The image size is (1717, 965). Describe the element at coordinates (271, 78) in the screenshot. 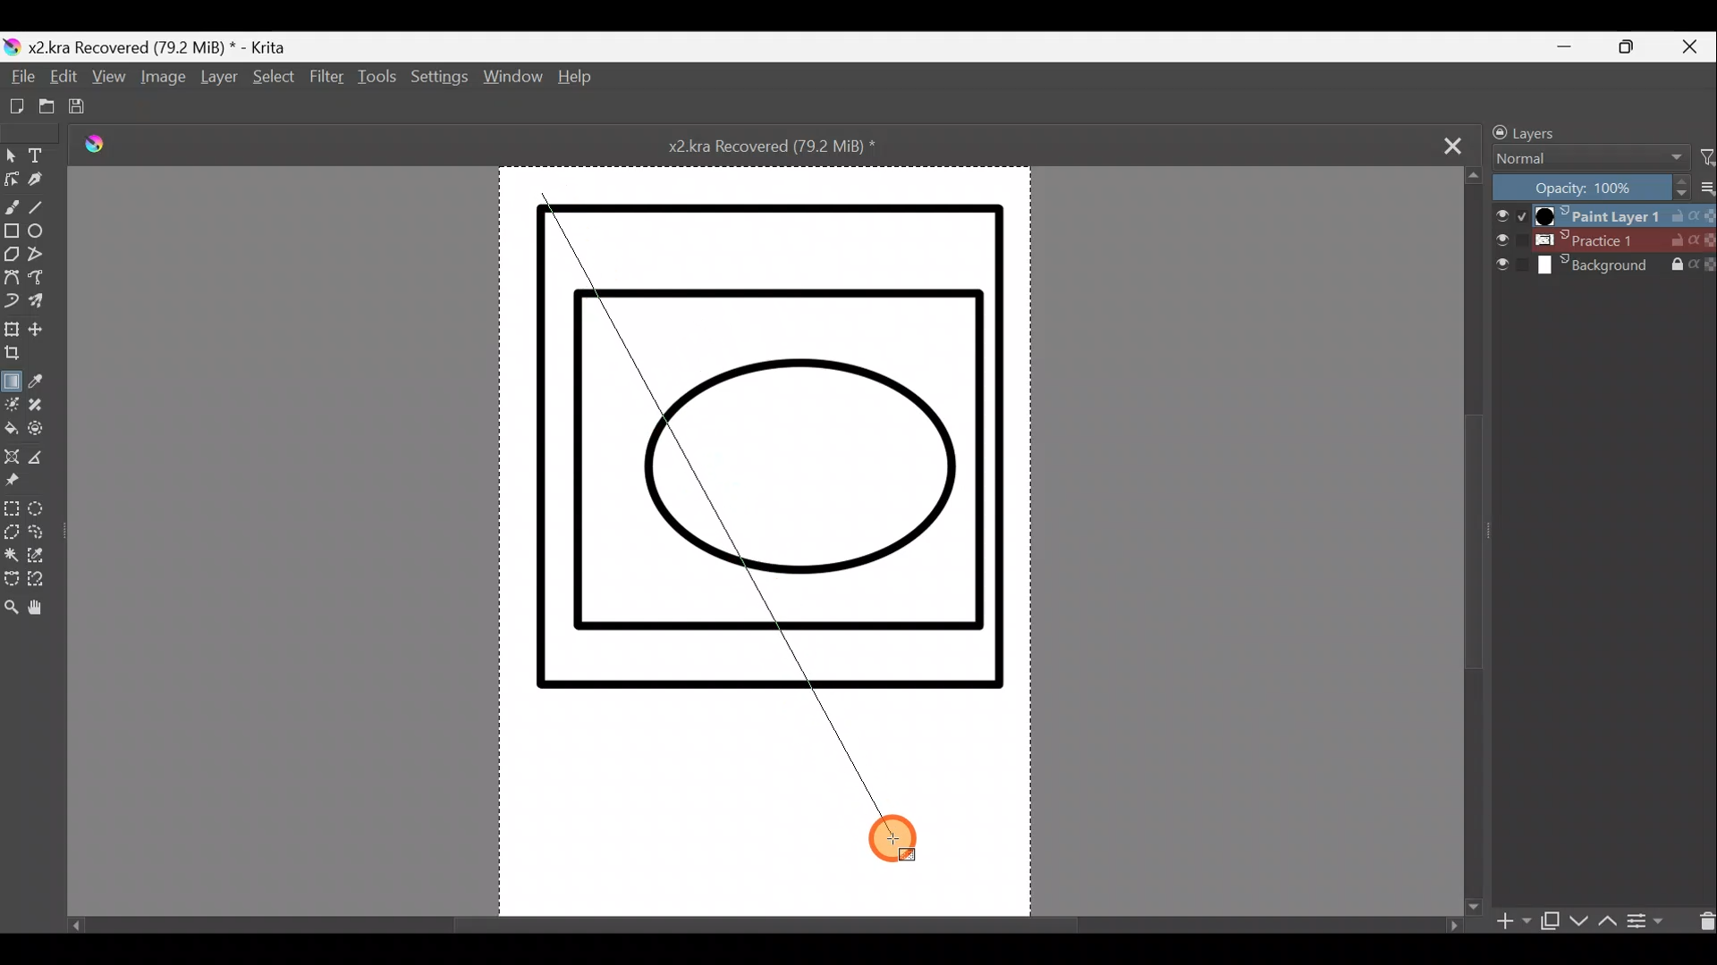

I see `Select` at that location.